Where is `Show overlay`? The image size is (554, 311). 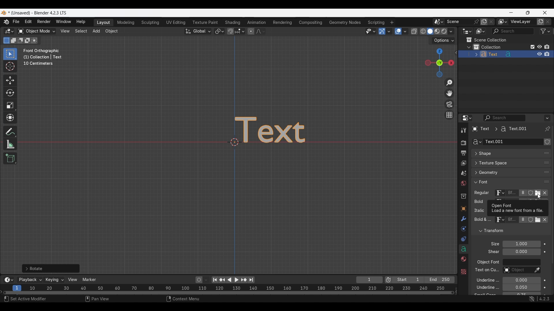 Show overlay is located at coordinates (398, 31).